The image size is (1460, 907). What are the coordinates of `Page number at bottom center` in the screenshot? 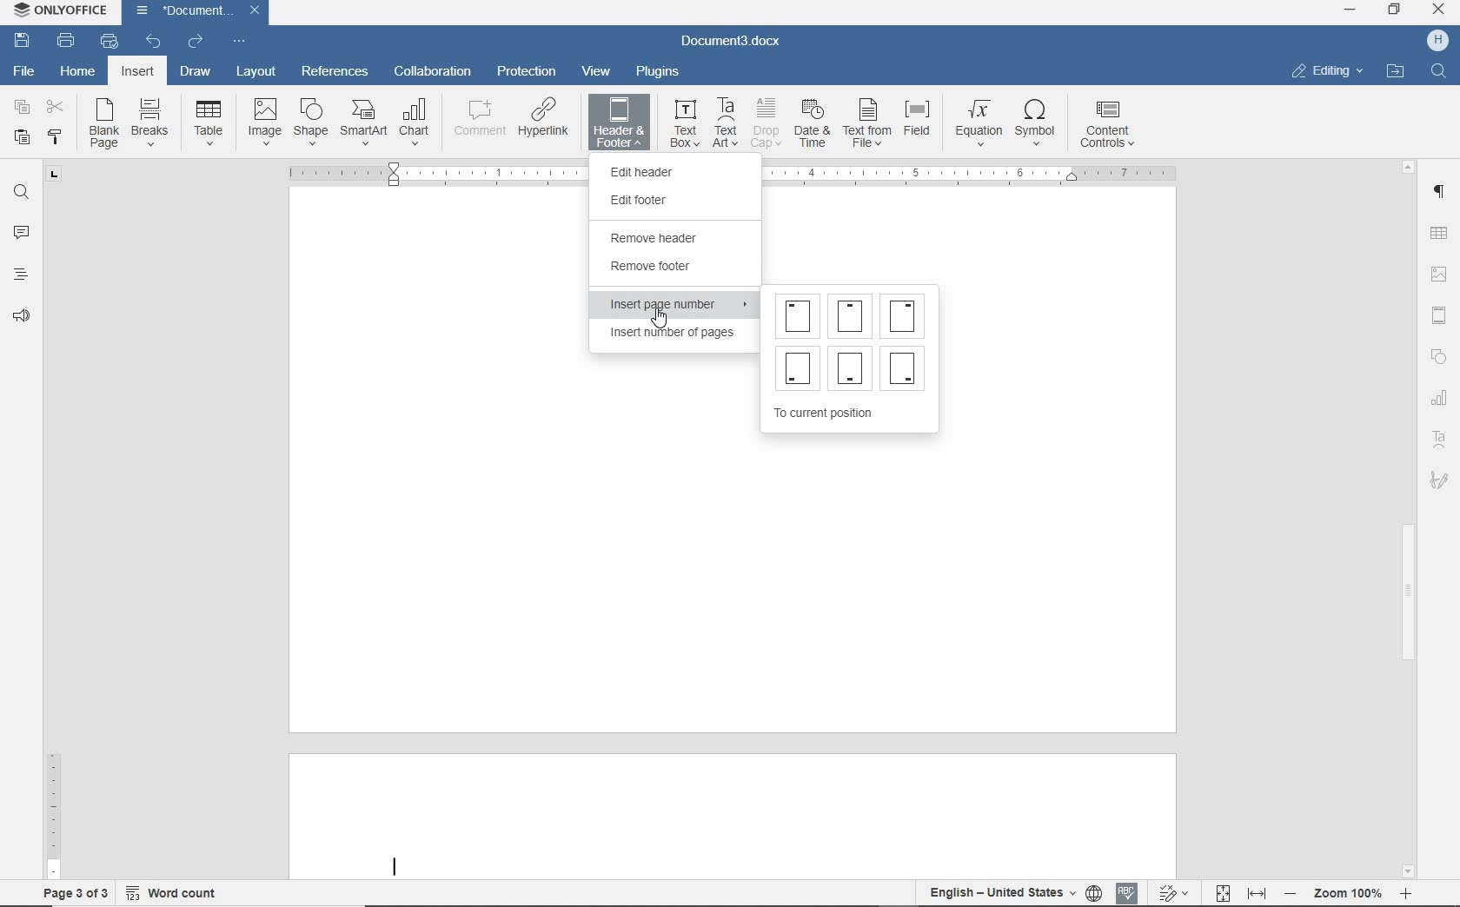 It's located at (851, 367).